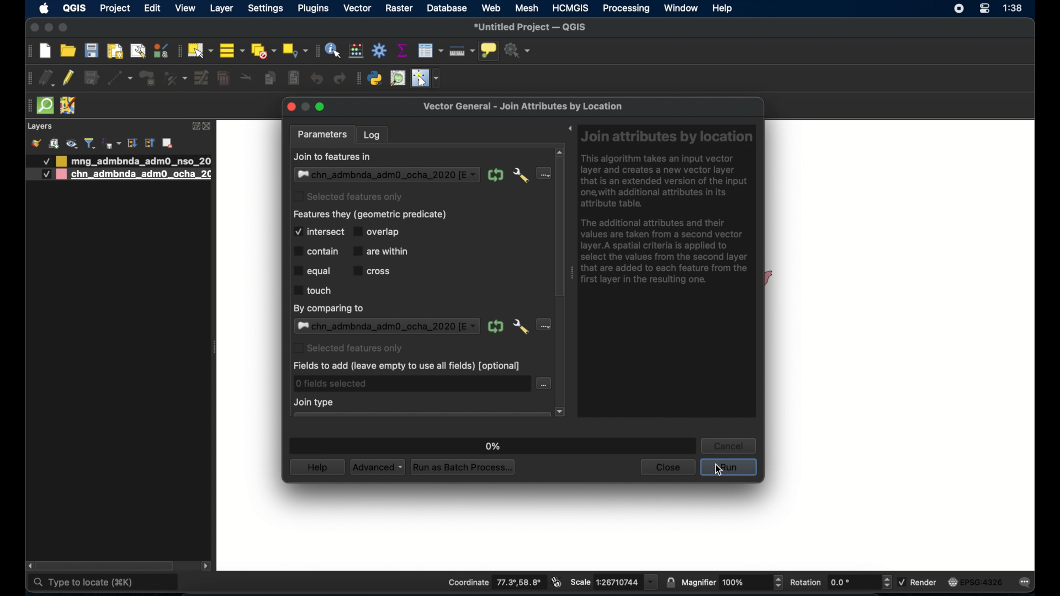  I want to click on lock scale, so click(672, 581).